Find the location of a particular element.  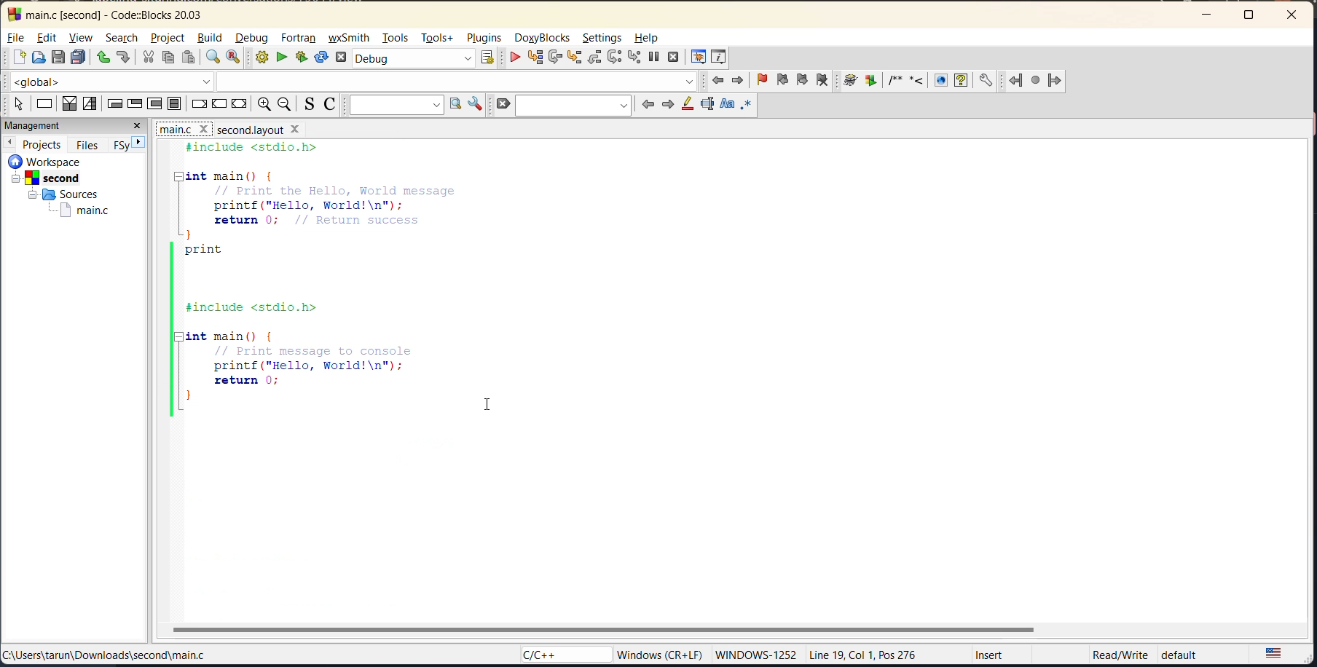

next  bookmark is located at coordinates (802, 79).